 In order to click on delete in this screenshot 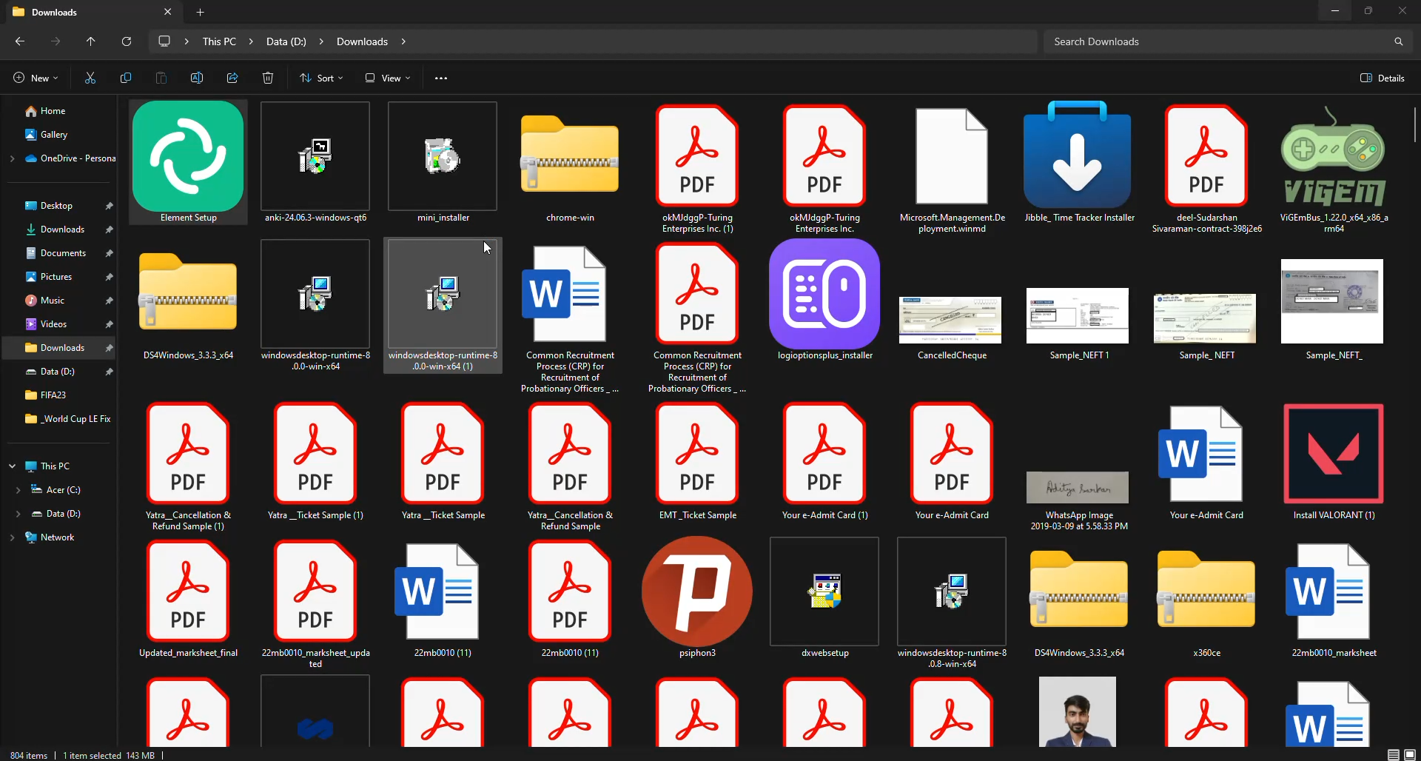, I will do `click(269, 81)`.